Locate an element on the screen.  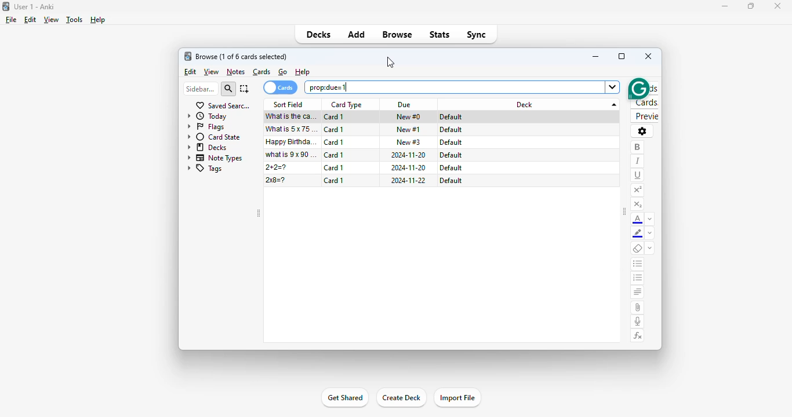
flags is located at coordinates (206, 127).